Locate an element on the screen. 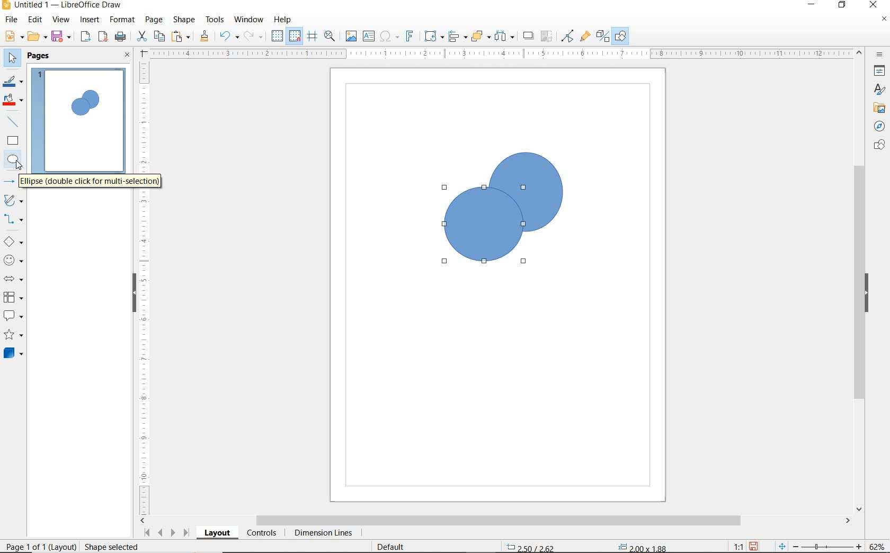 This screenshot has height=553, width=890. OPEN is located at coordinates (37, 38).